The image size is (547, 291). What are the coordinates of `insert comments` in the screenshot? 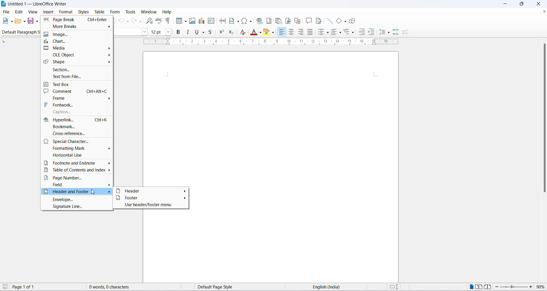 It's located at (308, 20).